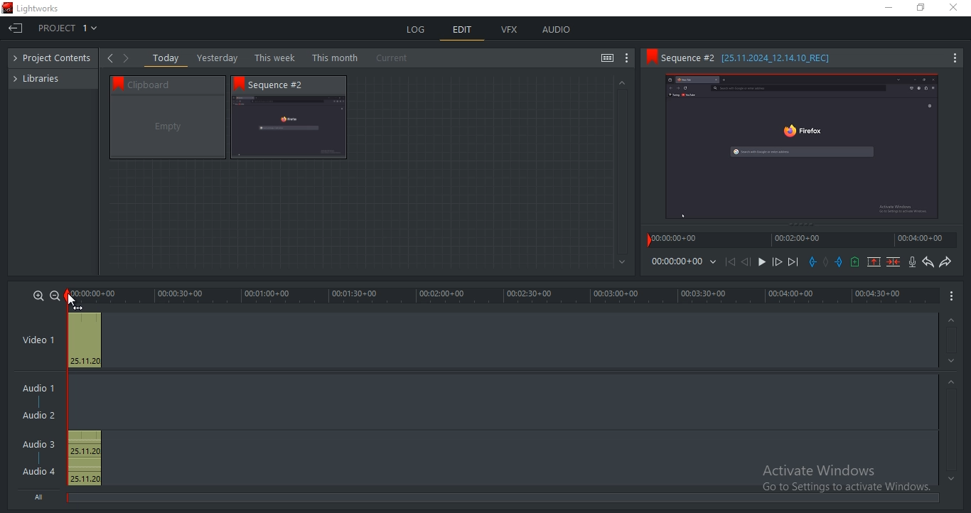 The width and height of the screenshot is (971, 513). Describe the element at coordinates (759, 58) in the screenshot. I see `Sequence 2 details` at that location.